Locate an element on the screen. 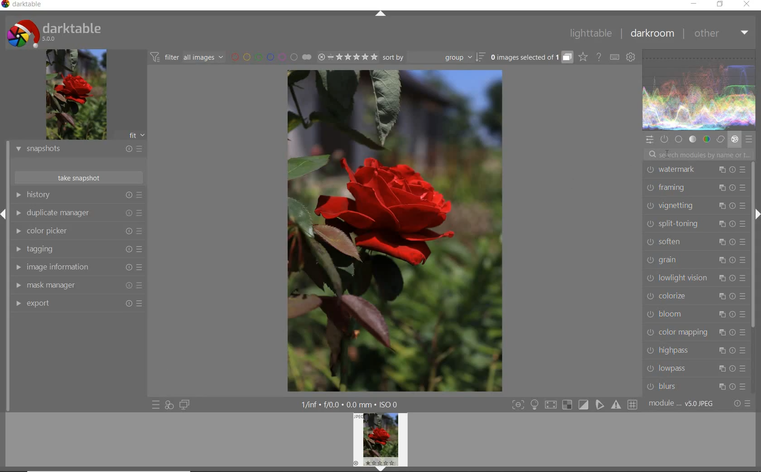 The image size is (761, 472). image preview is located at coordinates (76, 95).